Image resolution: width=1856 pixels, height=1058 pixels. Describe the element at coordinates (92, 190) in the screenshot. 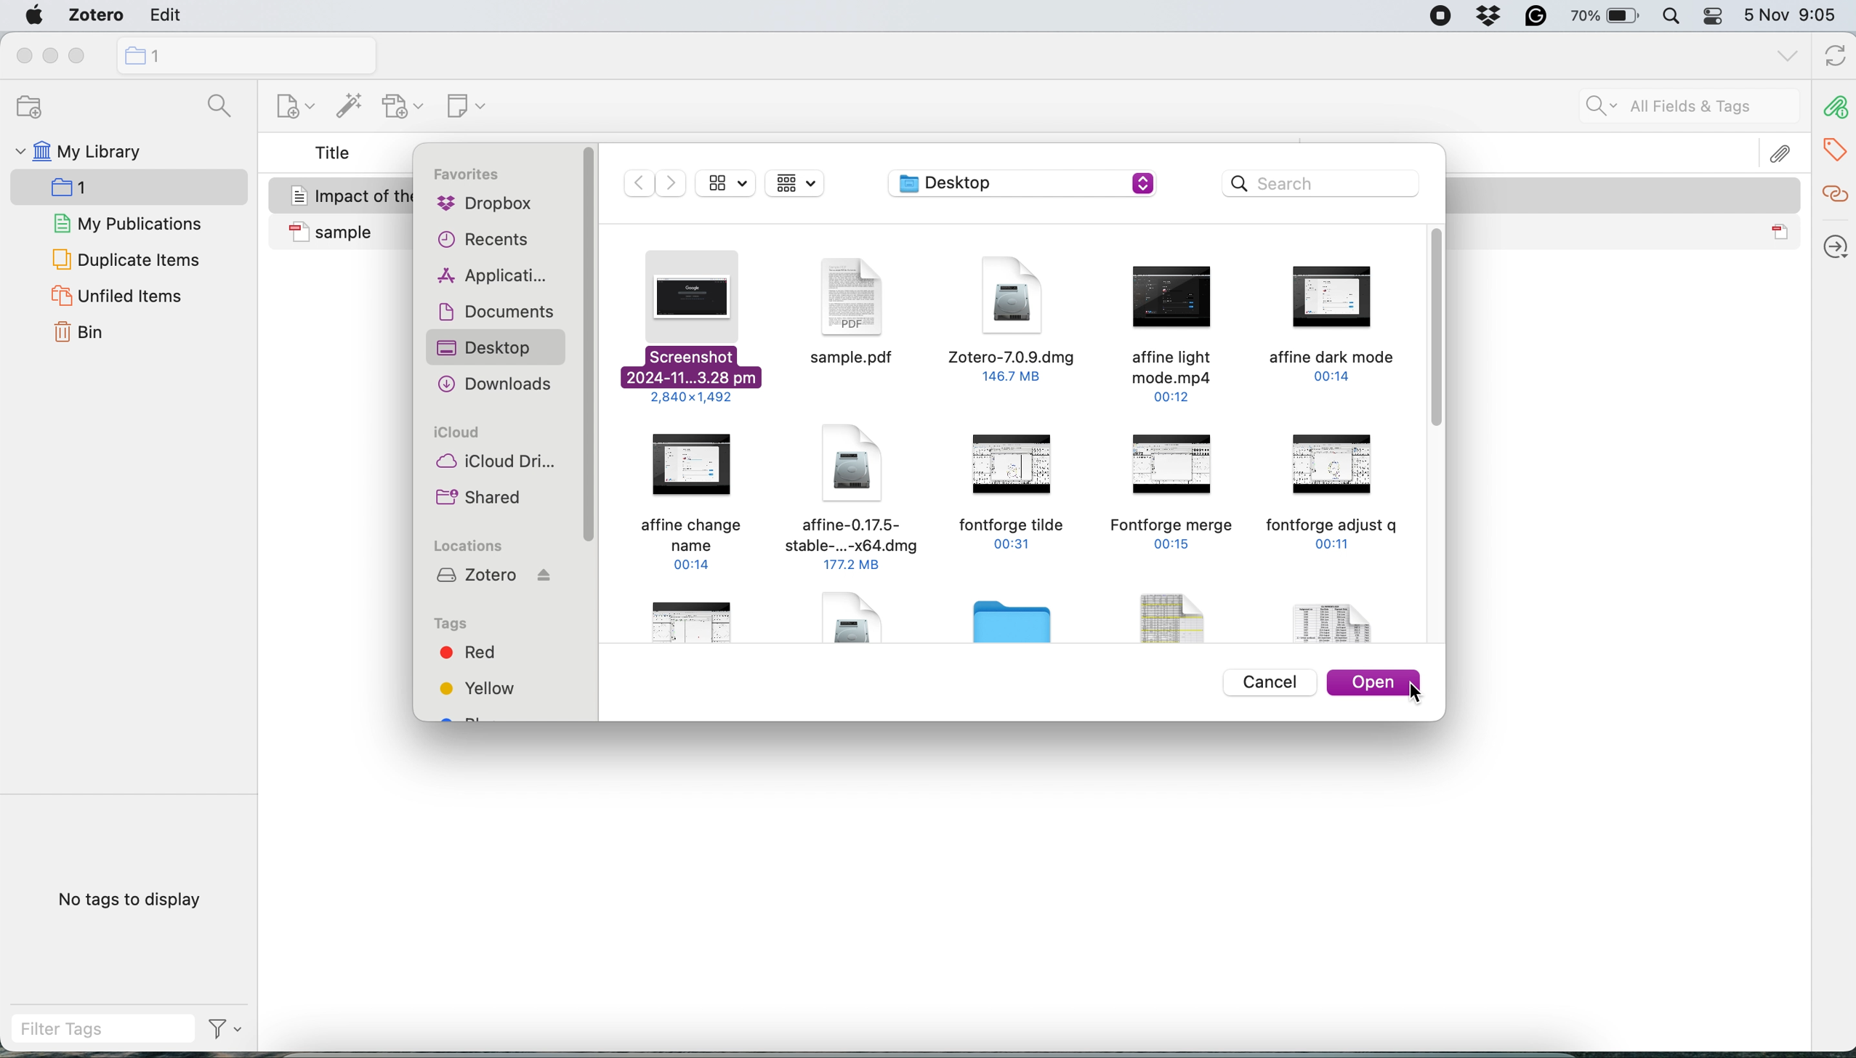

I see `1` at that location.